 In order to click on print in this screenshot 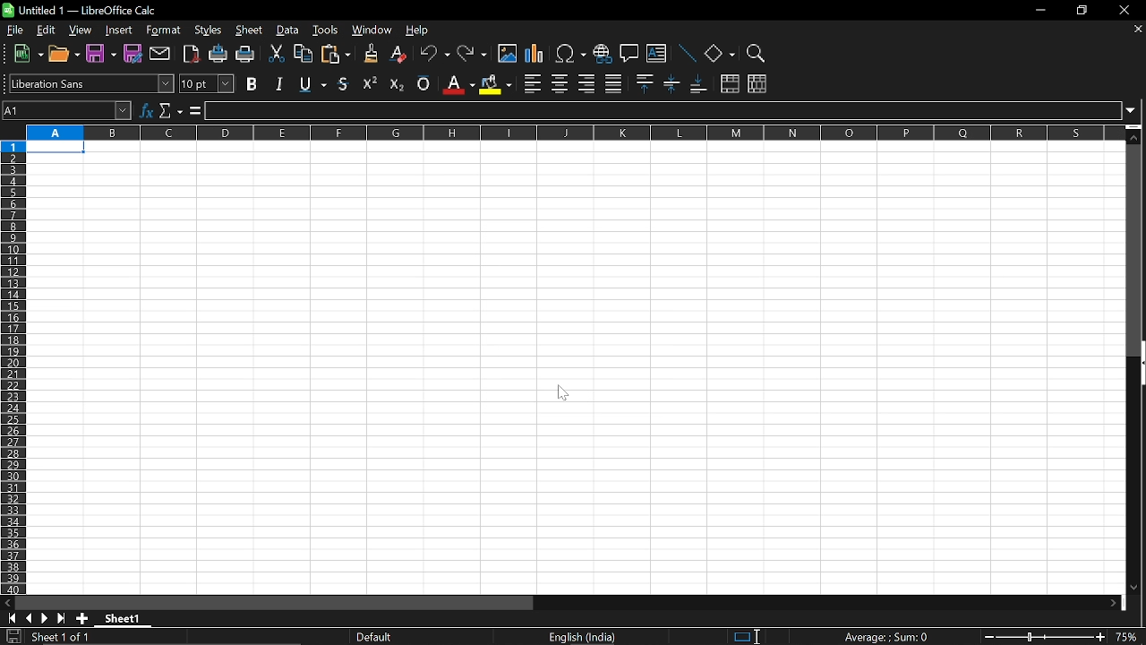, I will do `click(245, 56)`.